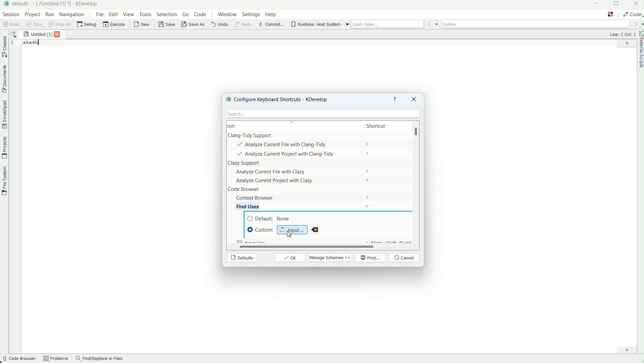 The image size is (644, 363). What do you see at coordinates (56, 359) in the screenshot?
I see `problems` at bounding box center [56, 359].